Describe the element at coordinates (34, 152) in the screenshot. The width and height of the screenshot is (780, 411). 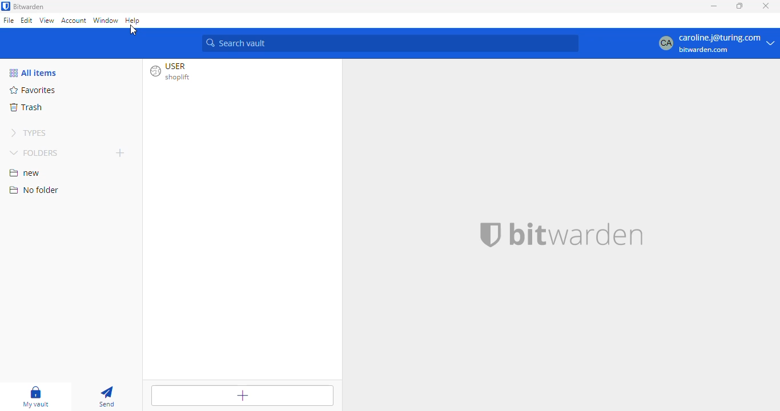
I see `folders` at that location.